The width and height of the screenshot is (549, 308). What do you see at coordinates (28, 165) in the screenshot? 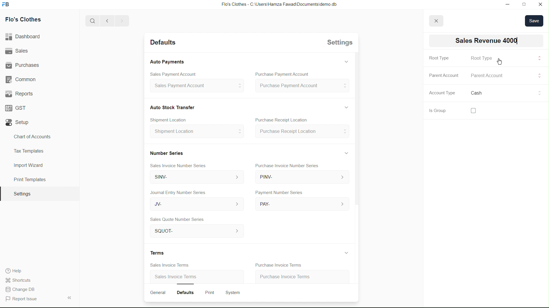
I see `Import Wizard` at bounding box center [28, 165].